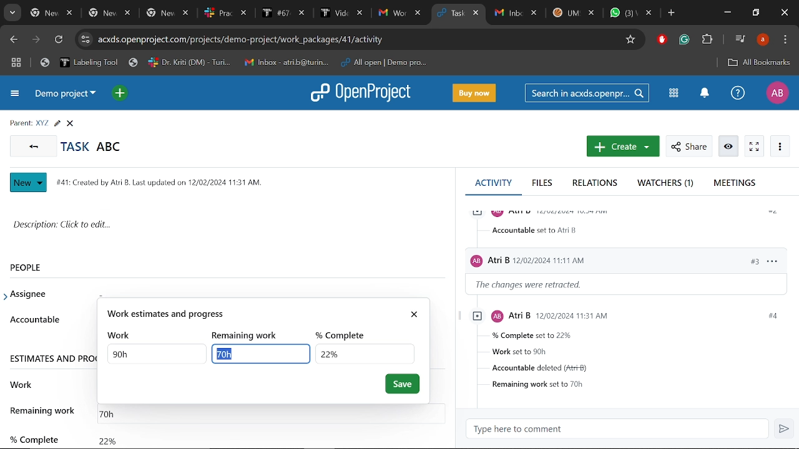  What do you see at coordinates (727, 14) in the screenshot?
I see `Minimize` at bounding box center [727, 14].